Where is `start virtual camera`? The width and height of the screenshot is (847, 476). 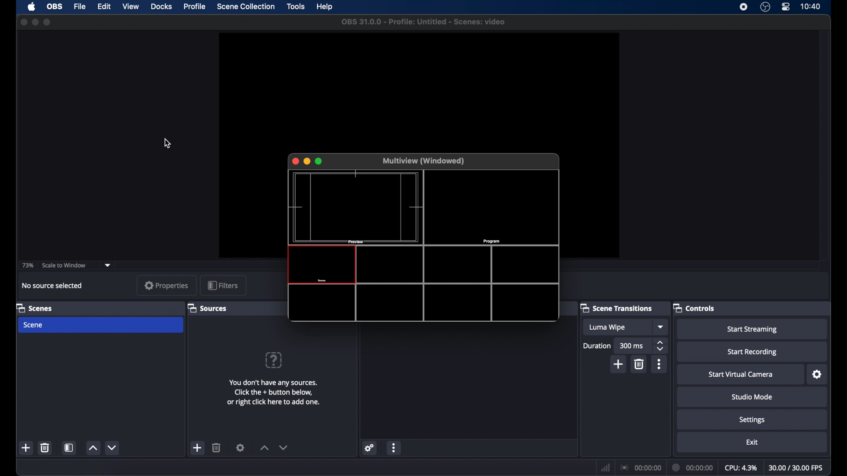
start virtual camera is located at coordinates (740, 374).